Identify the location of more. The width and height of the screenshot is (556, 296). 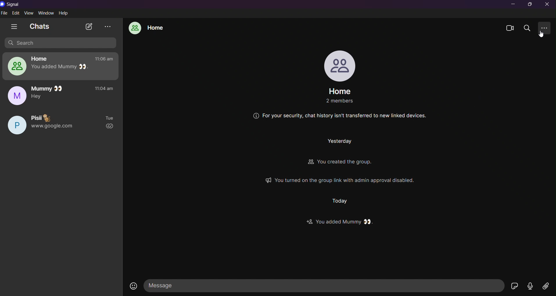
(546, 28).